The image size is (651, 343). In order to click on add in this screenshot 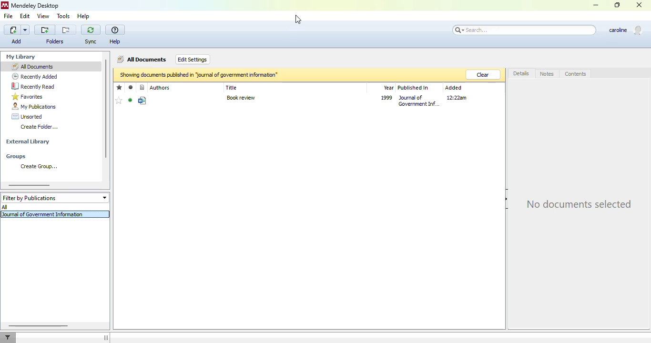, I will do `click(17, 35)`.